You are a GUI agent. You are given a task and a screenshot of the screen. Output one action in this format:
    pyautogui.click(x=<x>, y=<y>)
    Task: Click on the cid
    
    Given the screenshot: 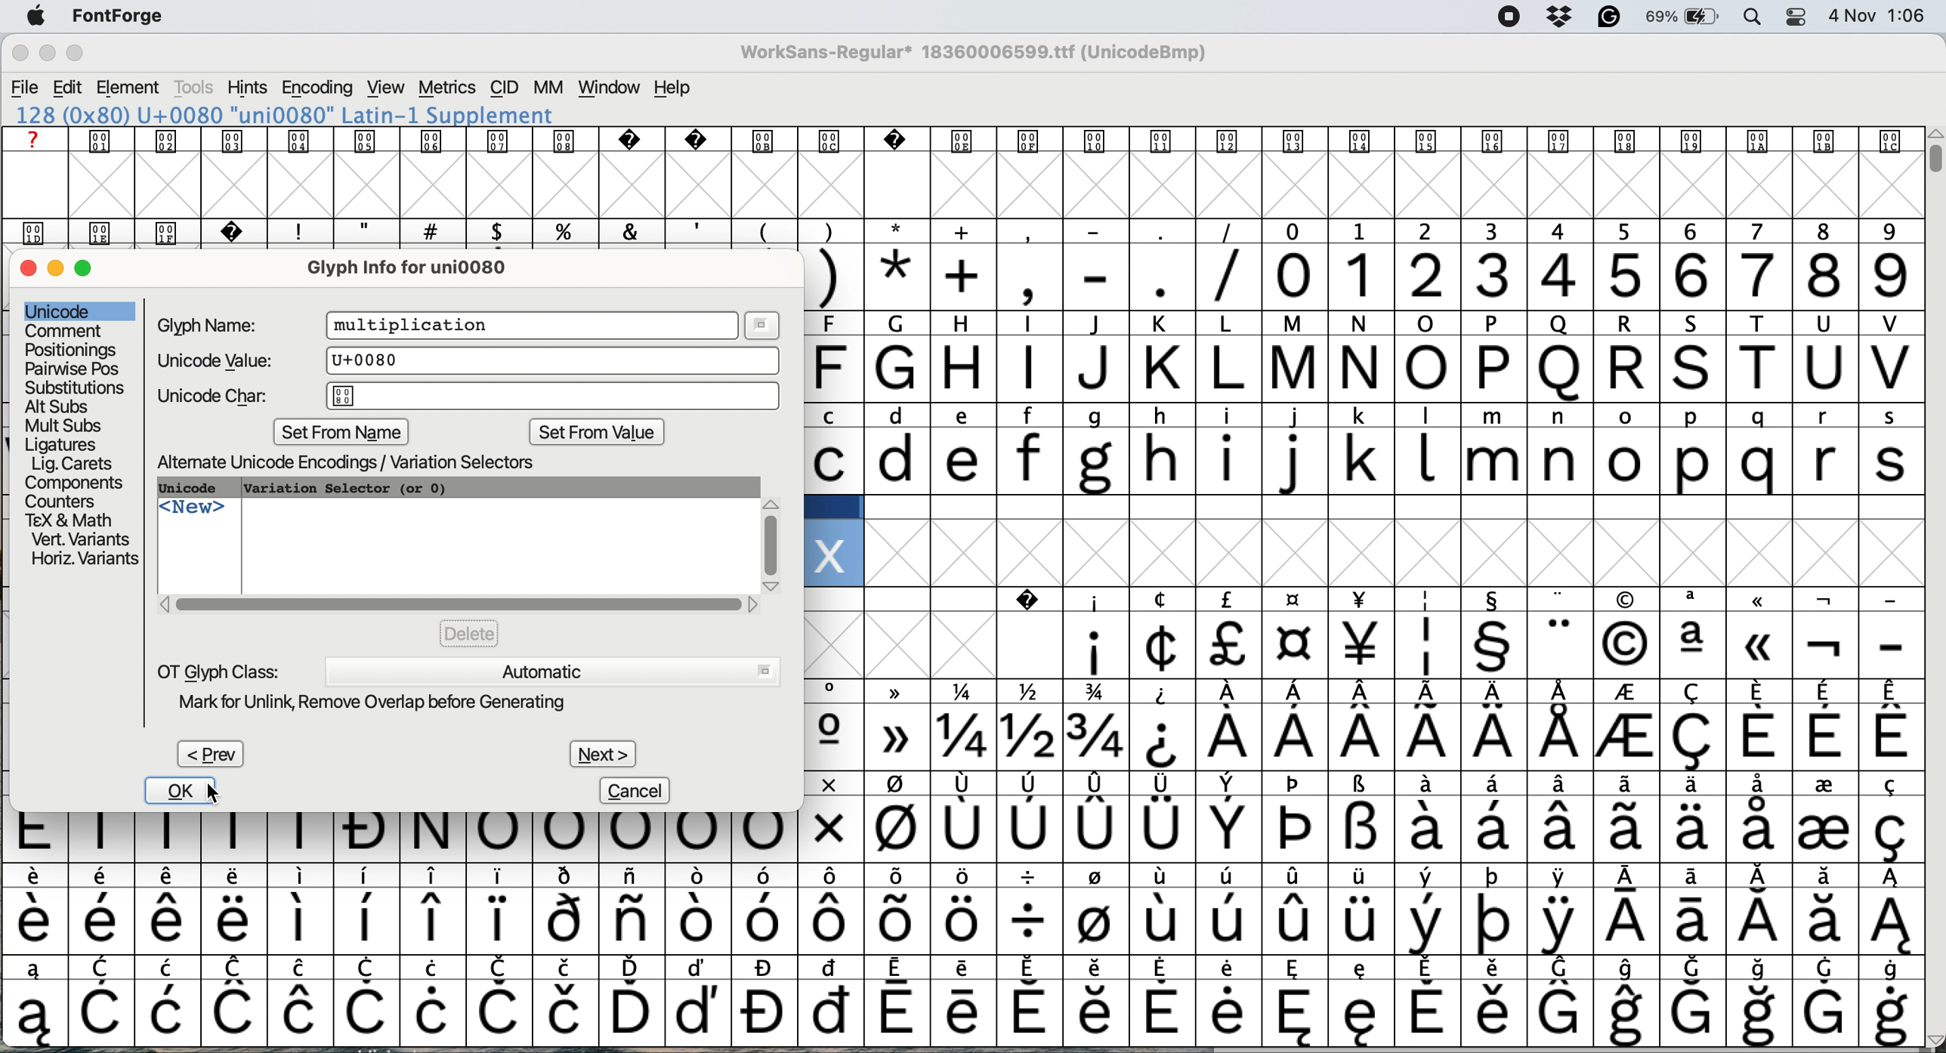 What is the action you would take?
    pyautogui.click(x=504, y=88)
    